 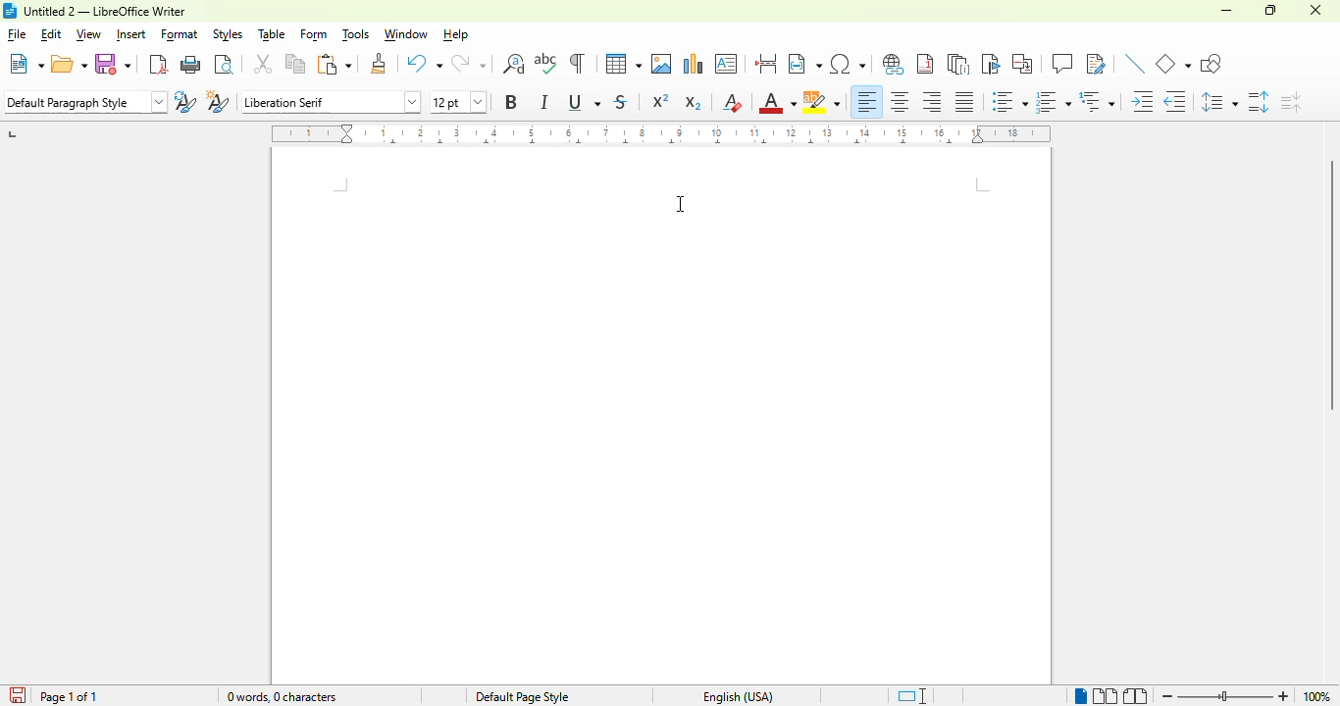 What do you see at coordinates (661, 64) in the screenshot?
I see `insert image` at bounding box center [661, 64].